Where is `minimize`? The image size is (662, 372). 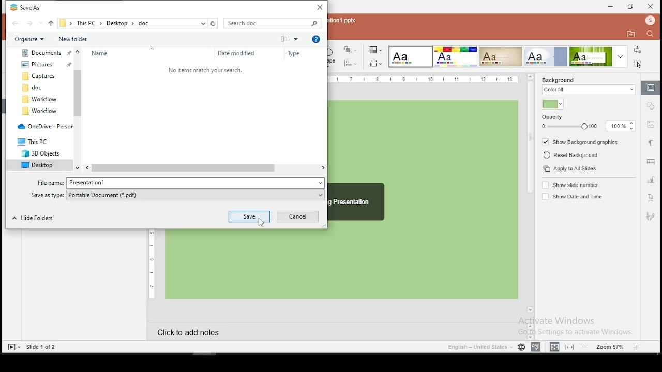
minimize is located at coordinates (609, 6).